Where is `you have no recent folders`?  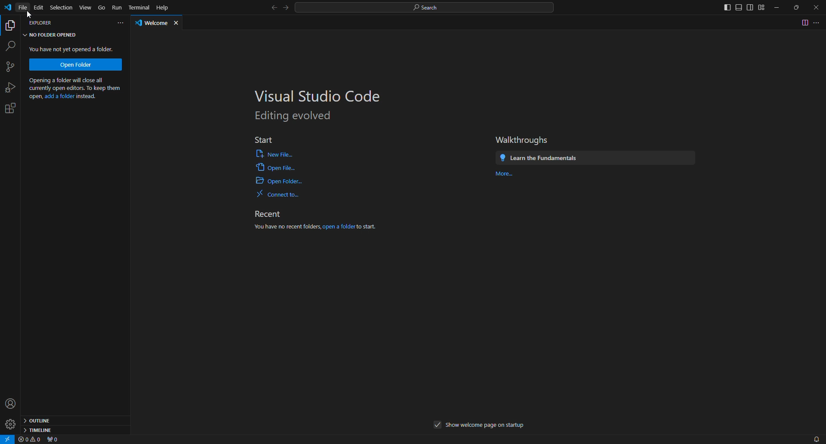
you have no recent folders is located at coordinates (287, 227).